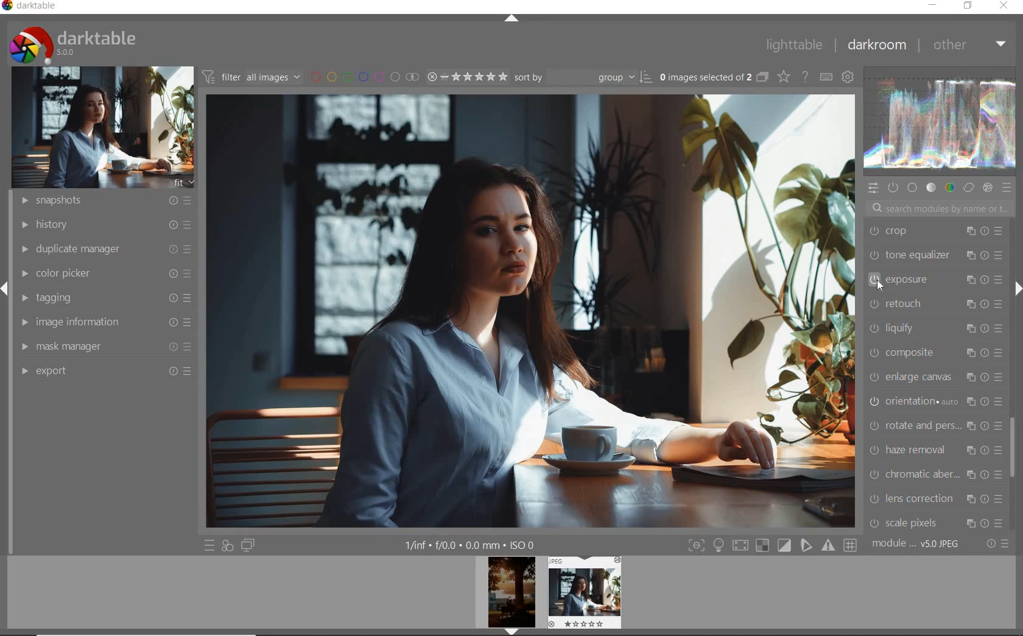  I want to click on LIGHTTABLE, so click(795, 45).